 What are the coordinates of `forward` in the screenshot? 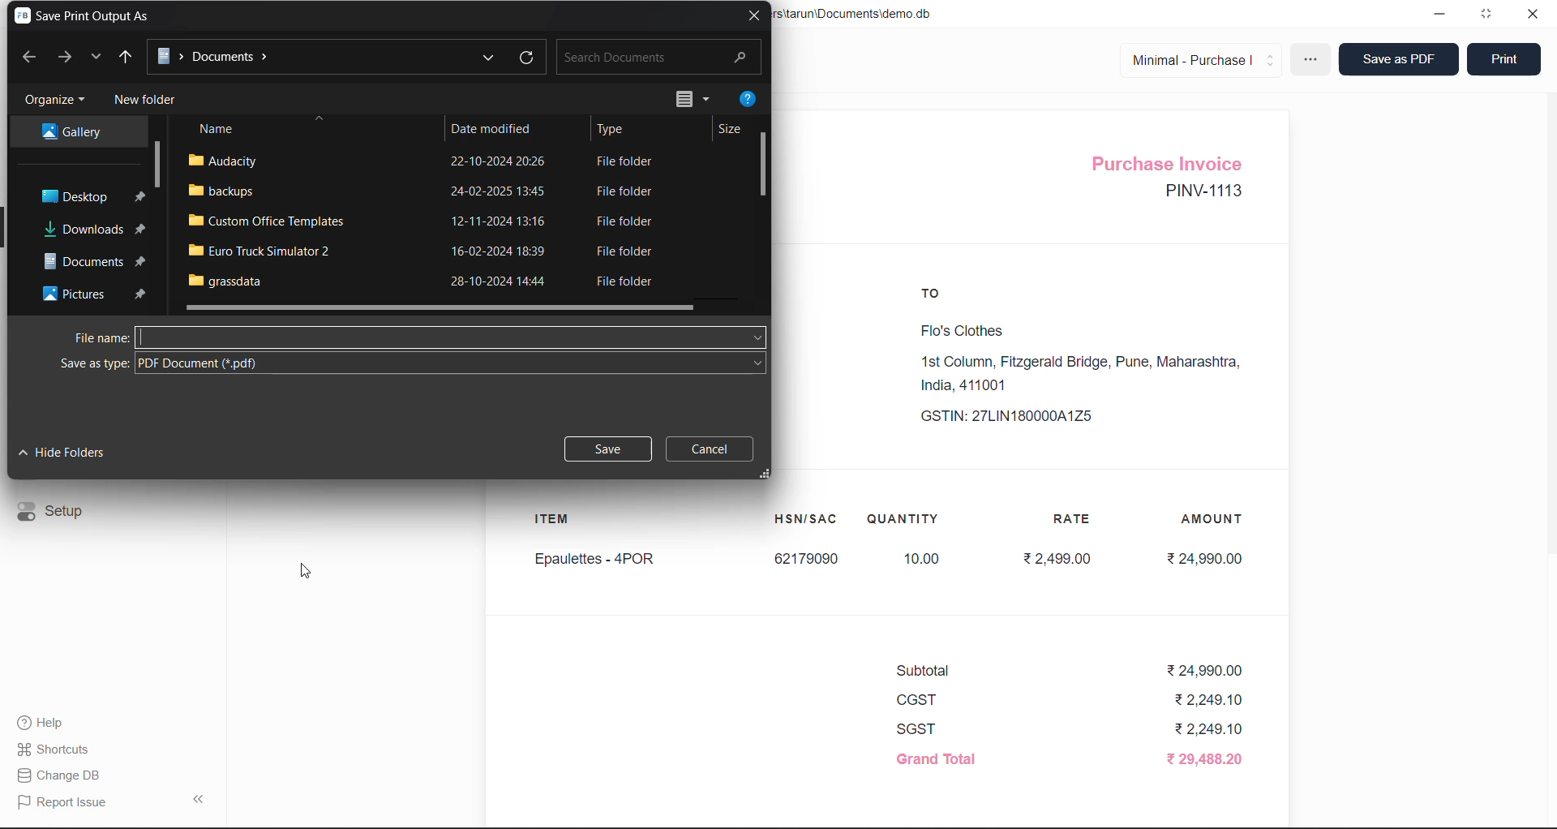 It's located at (66, 56).